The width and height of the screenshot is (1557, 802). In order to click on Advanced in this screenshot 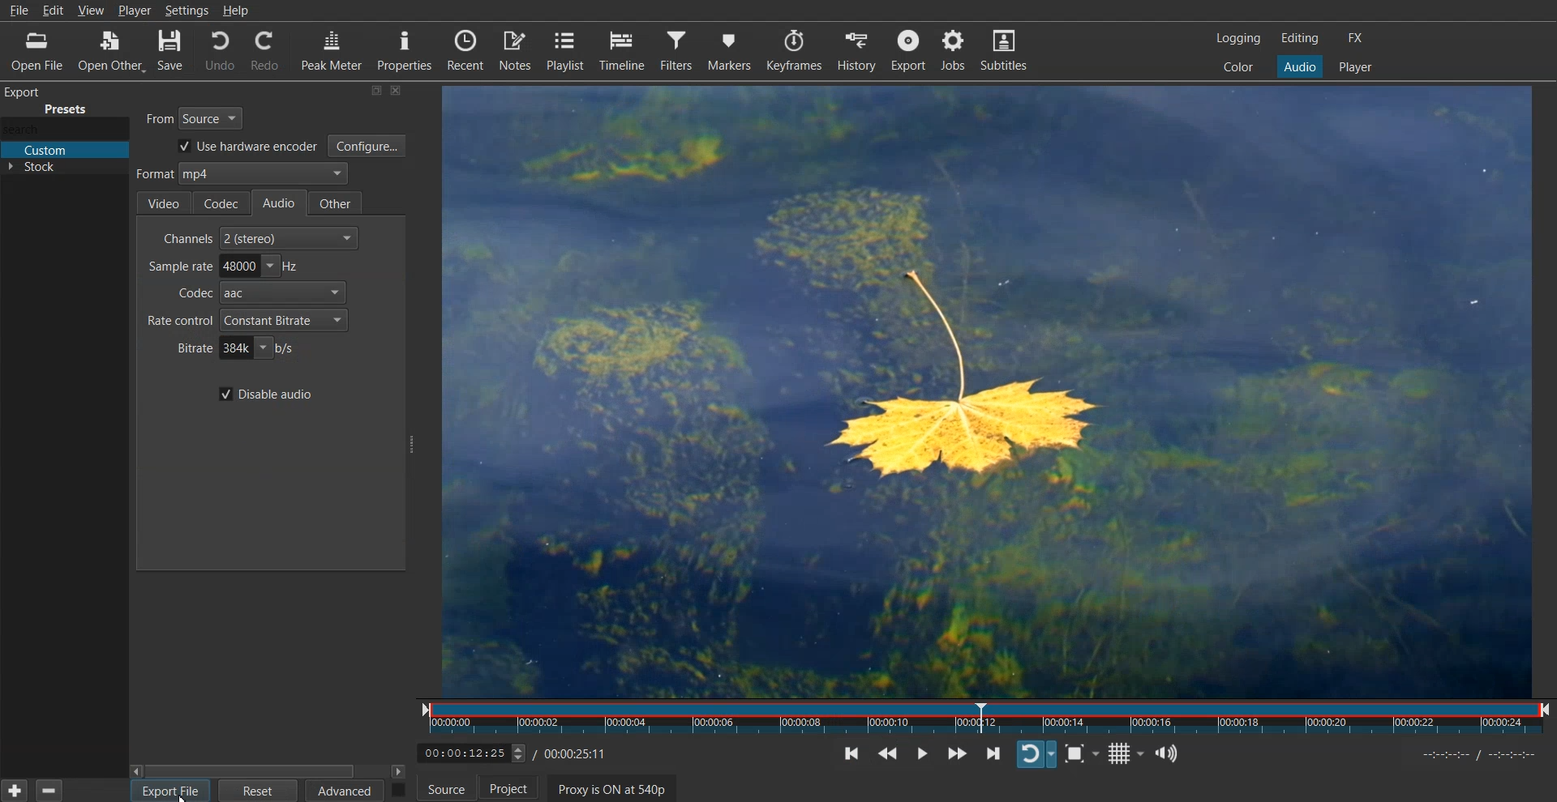, I will do `click(345, 791)`.